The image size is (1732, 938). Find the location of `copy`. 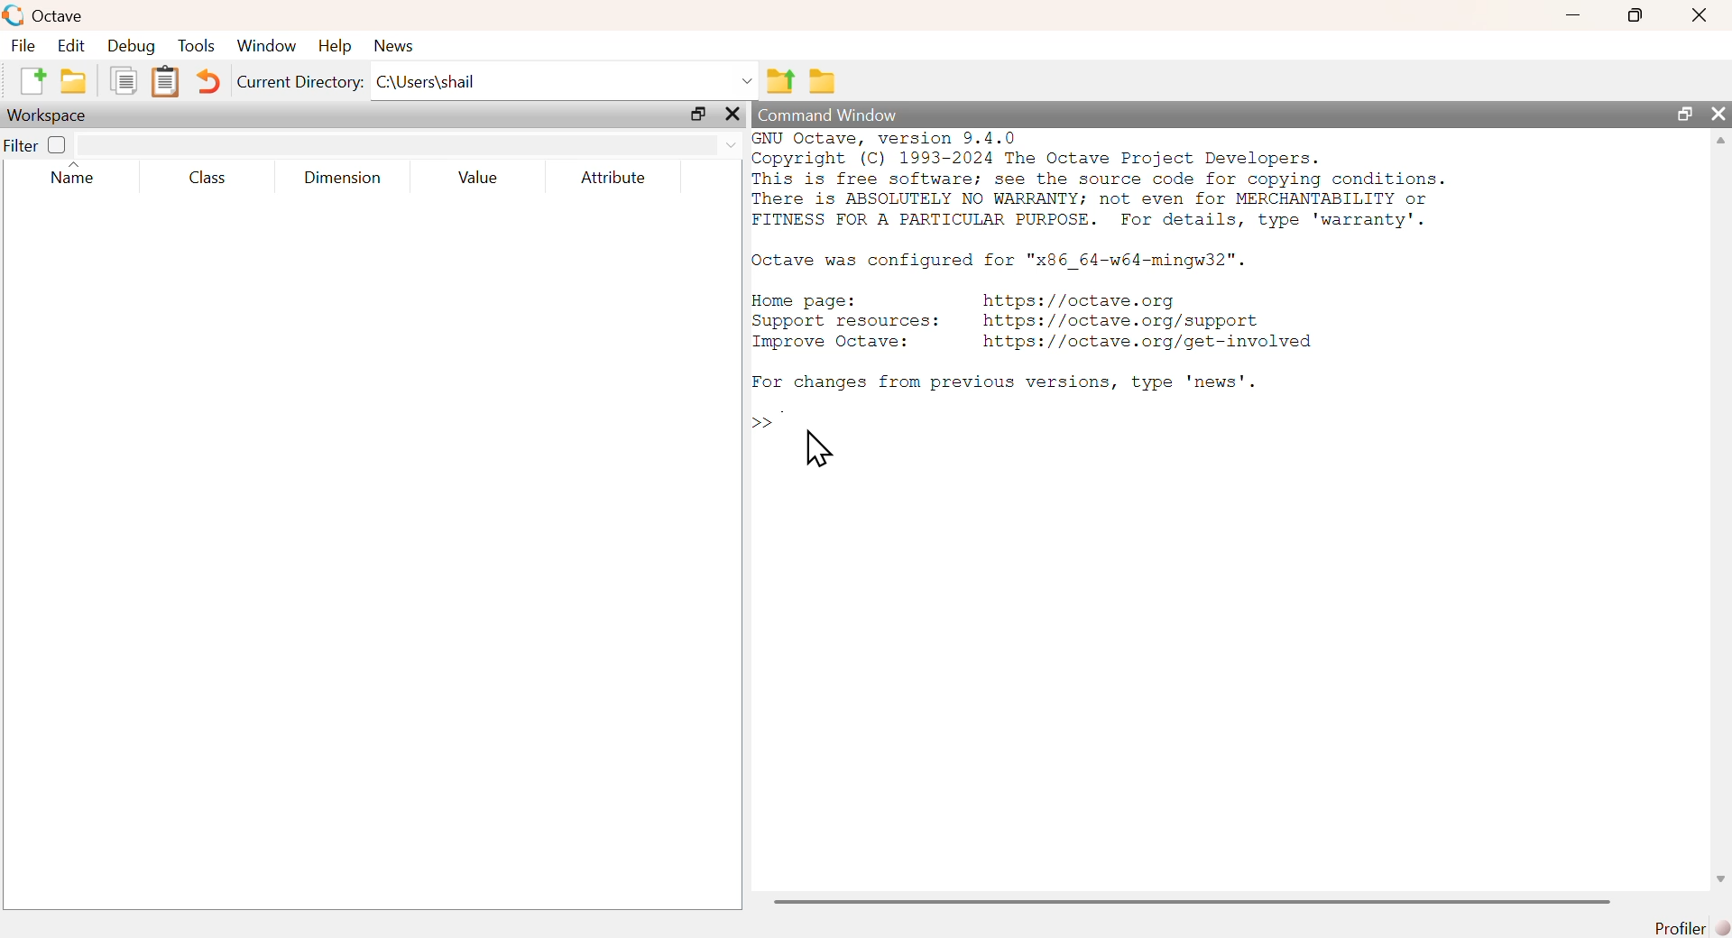

copy is located at coordinates (121, 80).